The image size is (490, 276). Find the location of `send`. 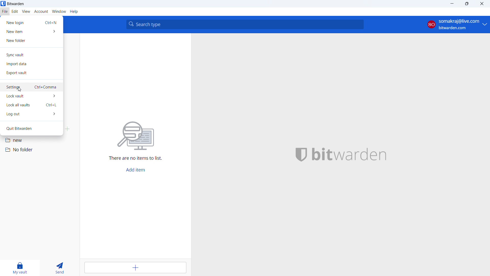

send is located at coordinates (59, 268).